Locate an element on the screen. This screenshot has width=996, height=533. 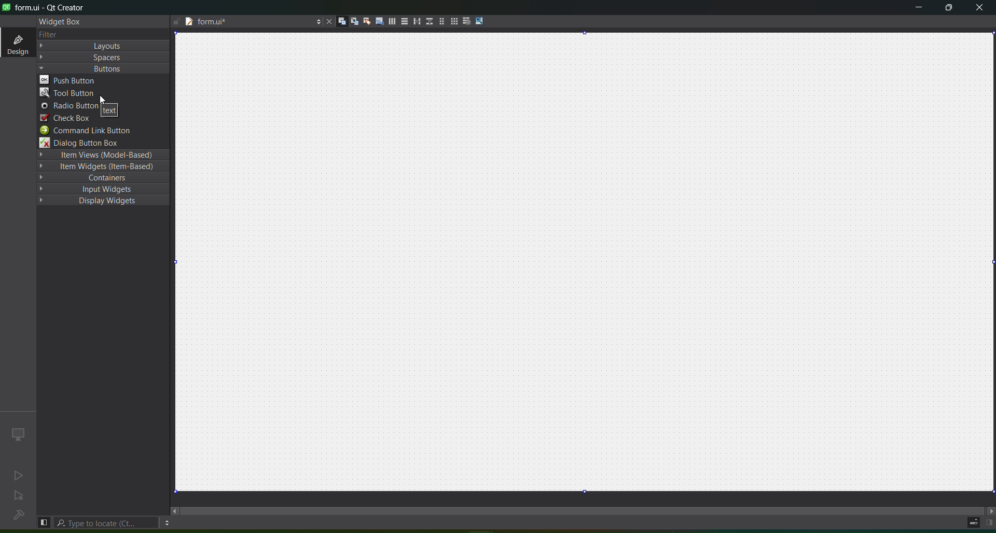
edit tab order is located at coordinates (378, 22).